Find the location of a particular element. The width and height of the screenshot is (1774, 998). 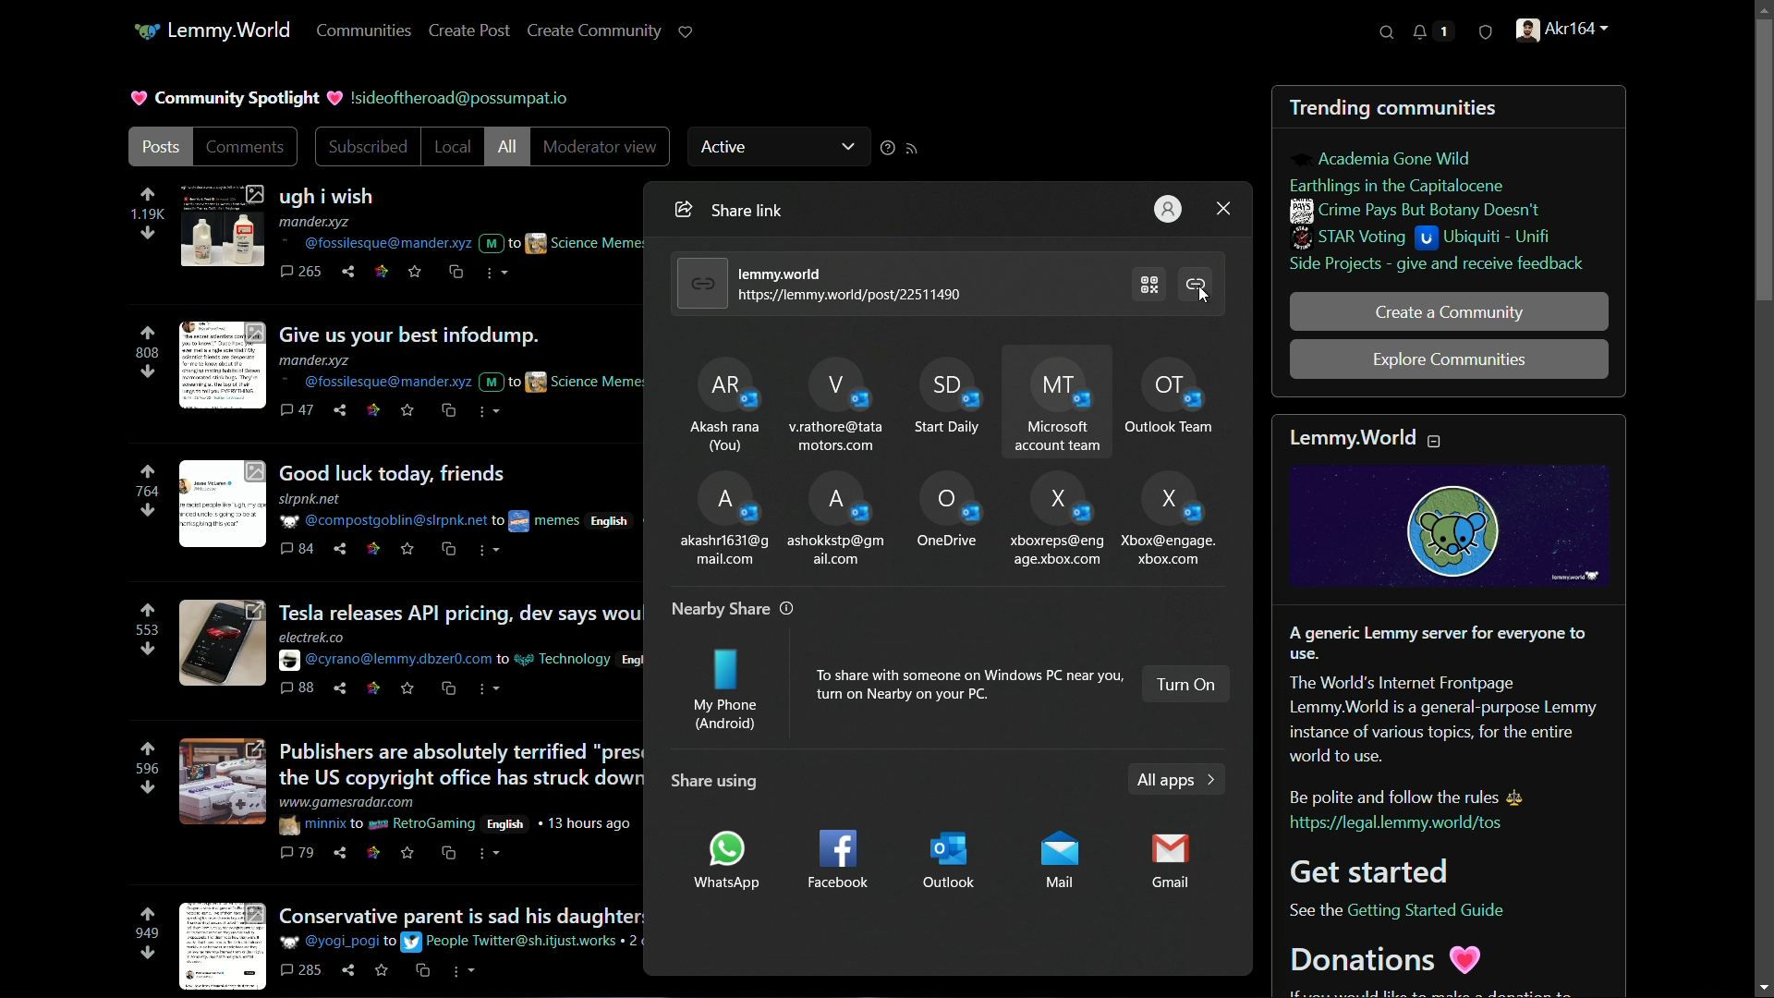

save is located at coordinates (417, 274).